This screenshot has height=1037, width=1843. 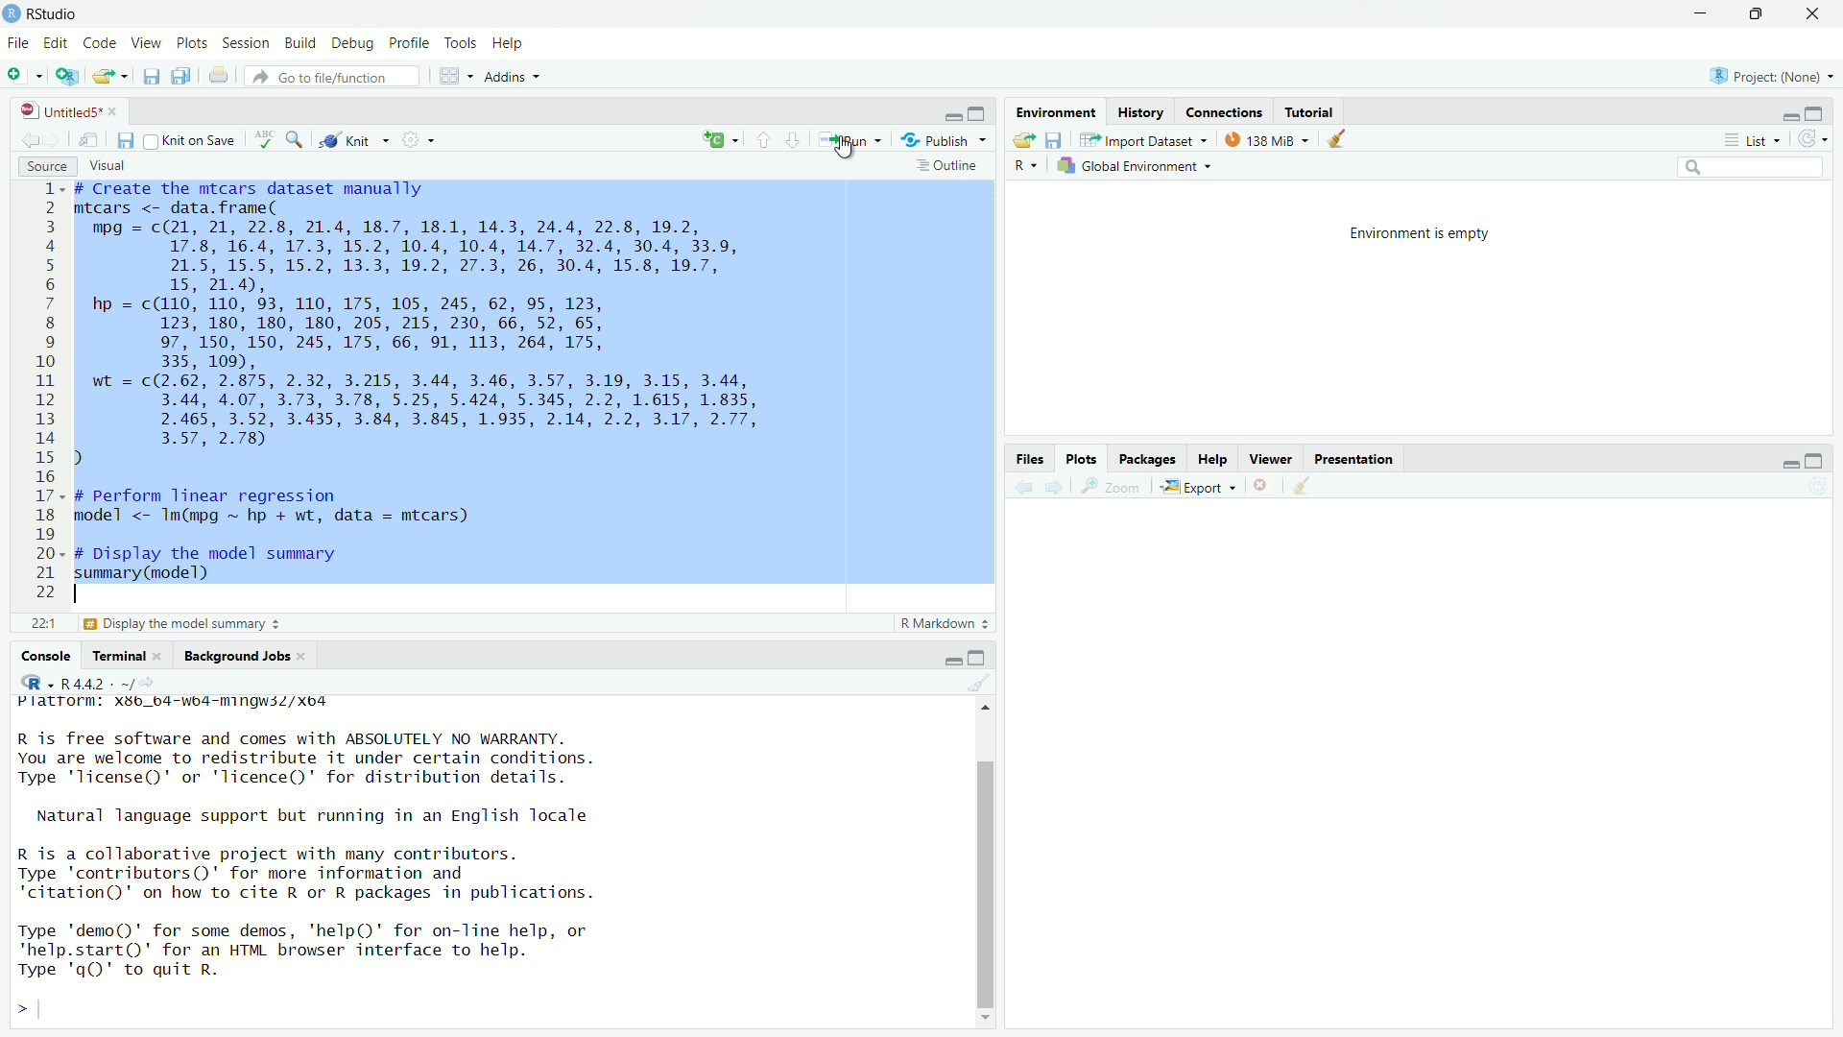 I want to click on settings, so click(x=417, y=138).